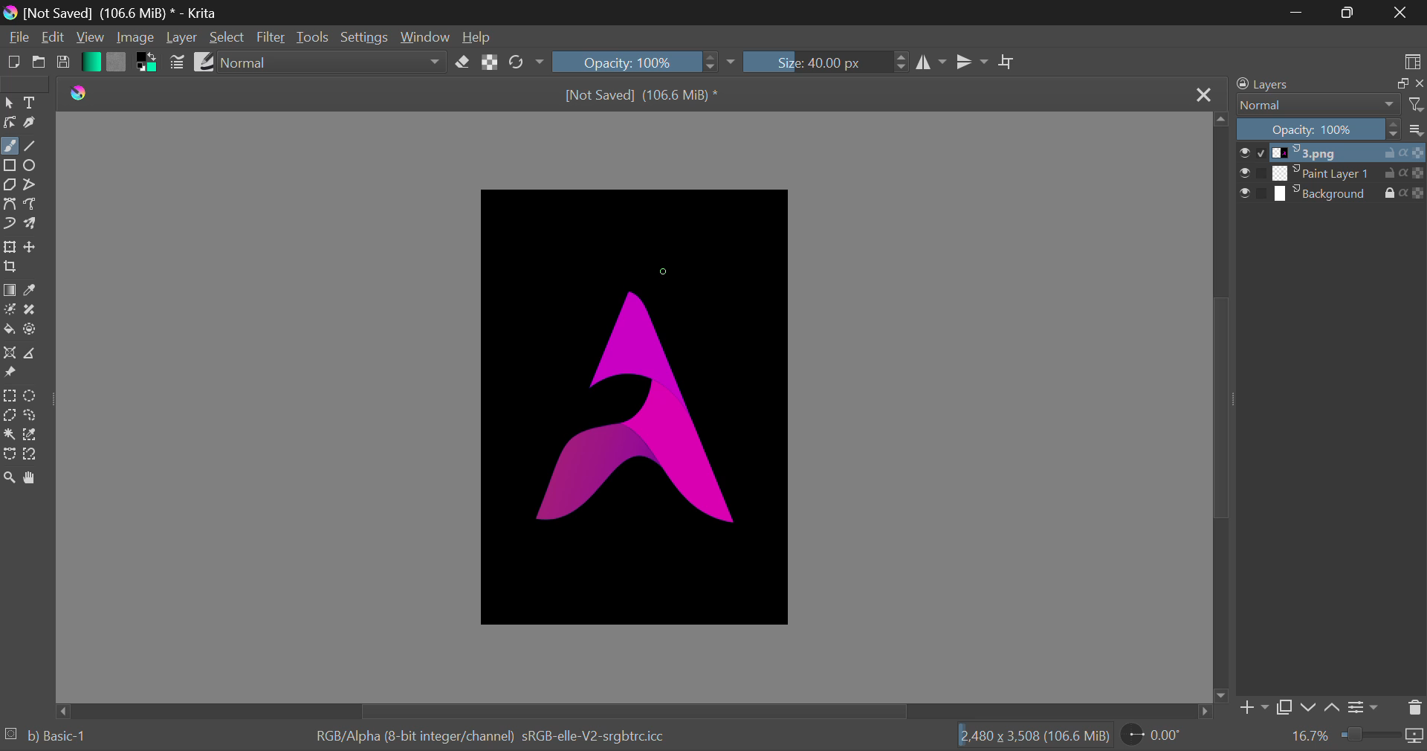  Describe the element at coordinates (425, 37) in the screenshot. I see `Window` at that location.